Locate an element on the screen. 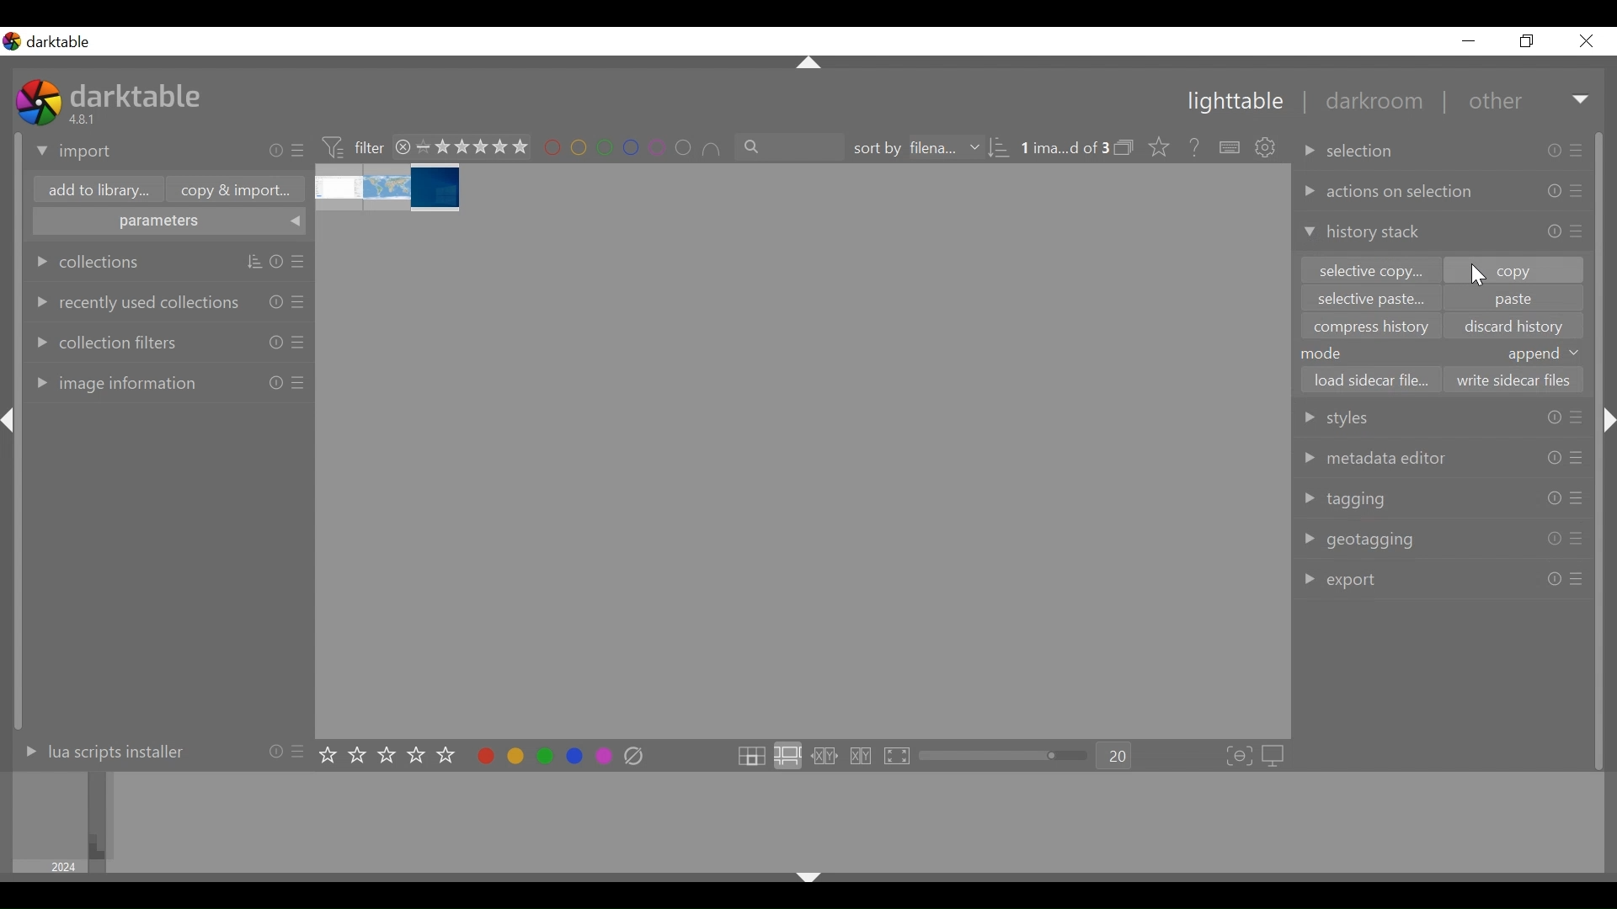  darkroom is located at coordinates (1367, 104).